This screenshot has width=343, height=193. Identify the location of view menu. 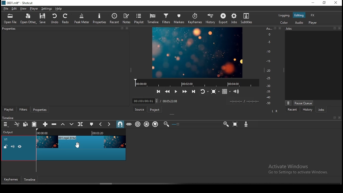
(288, 103).